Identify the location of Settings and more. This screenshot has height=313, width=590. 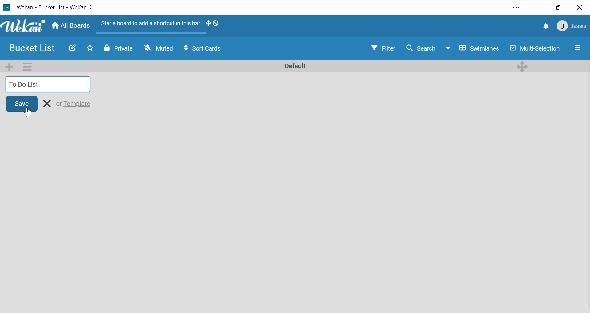
(518, 8).